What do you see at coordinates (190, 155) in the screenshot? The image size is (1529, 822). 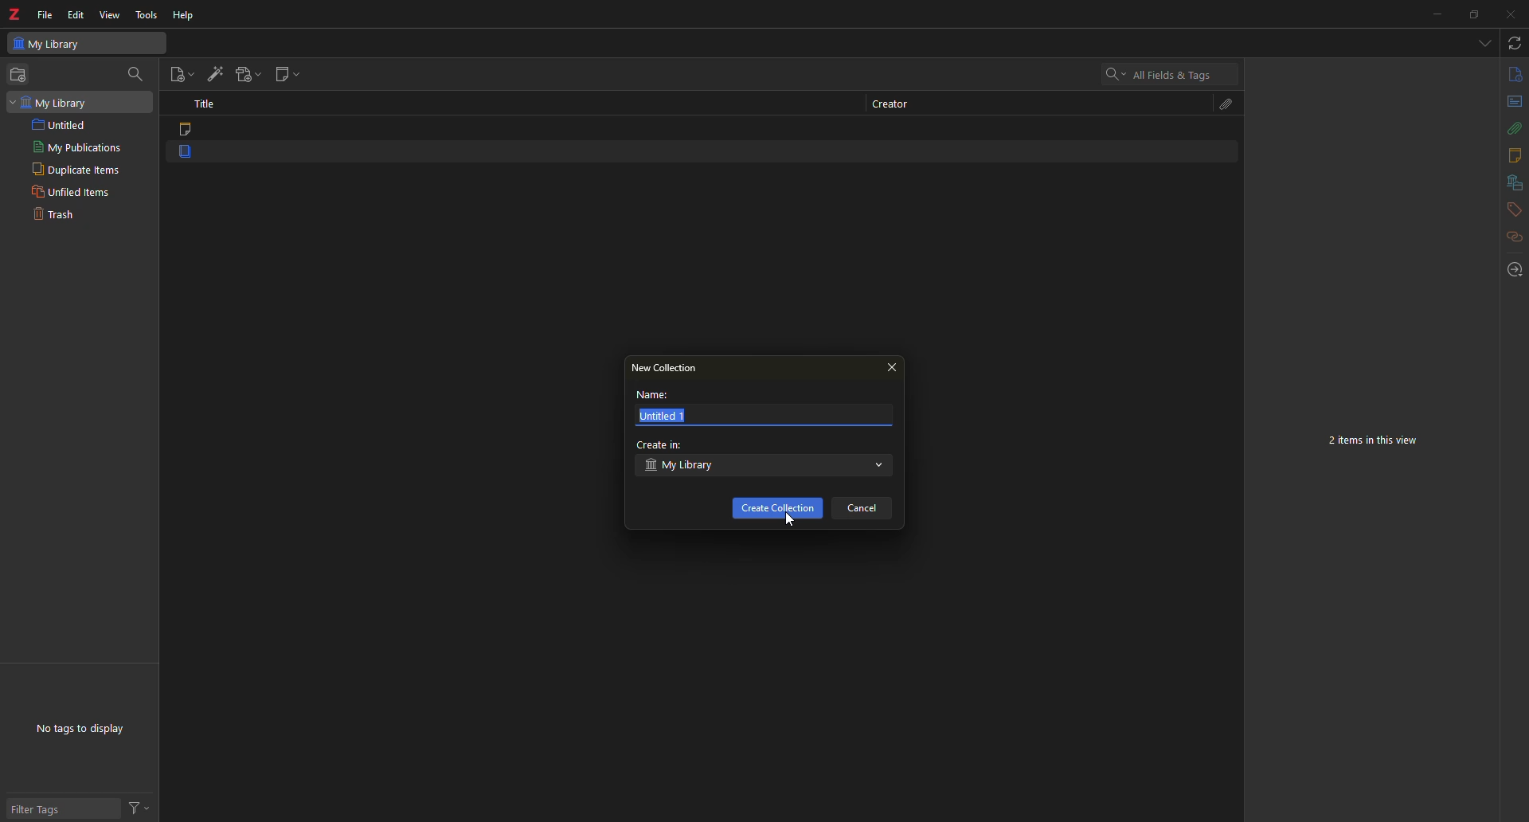 I see `item` at bounding box center [190, 155].